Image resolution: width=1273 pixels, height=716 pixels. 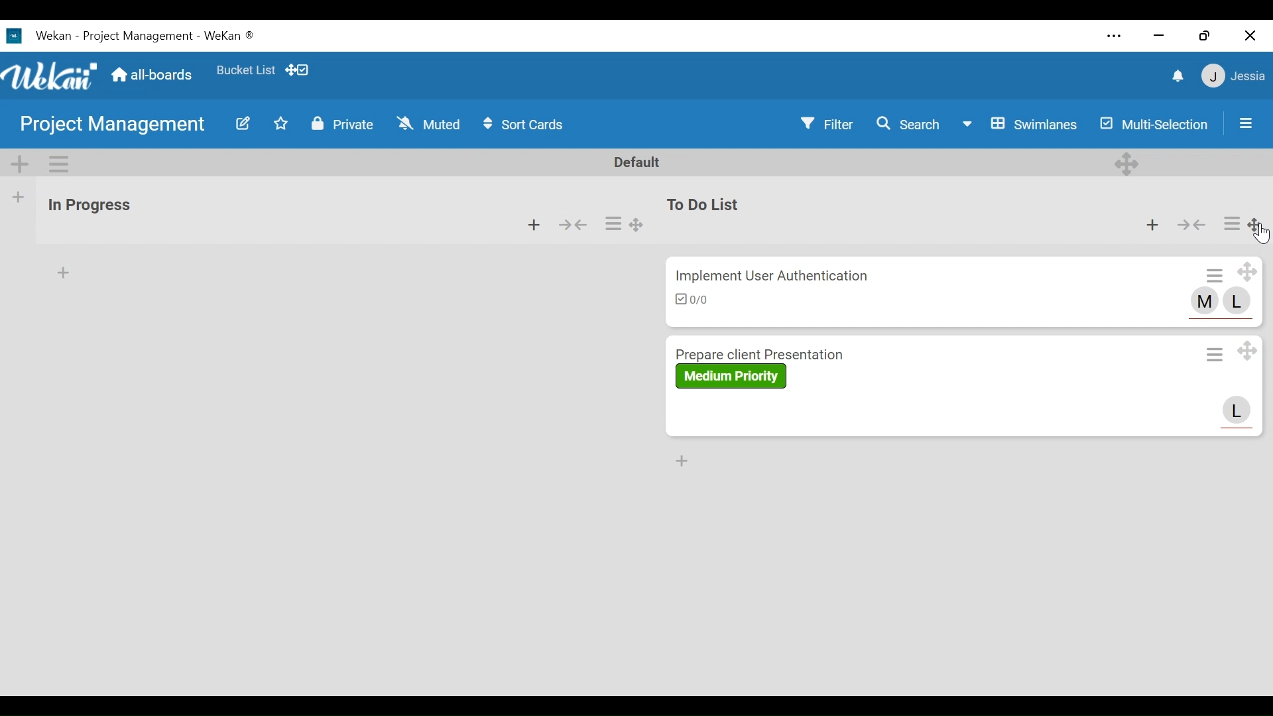 What do you see at coordinates (575, 224) in the screenshot?
I see `Collapse` at bounding box center [575, 224].